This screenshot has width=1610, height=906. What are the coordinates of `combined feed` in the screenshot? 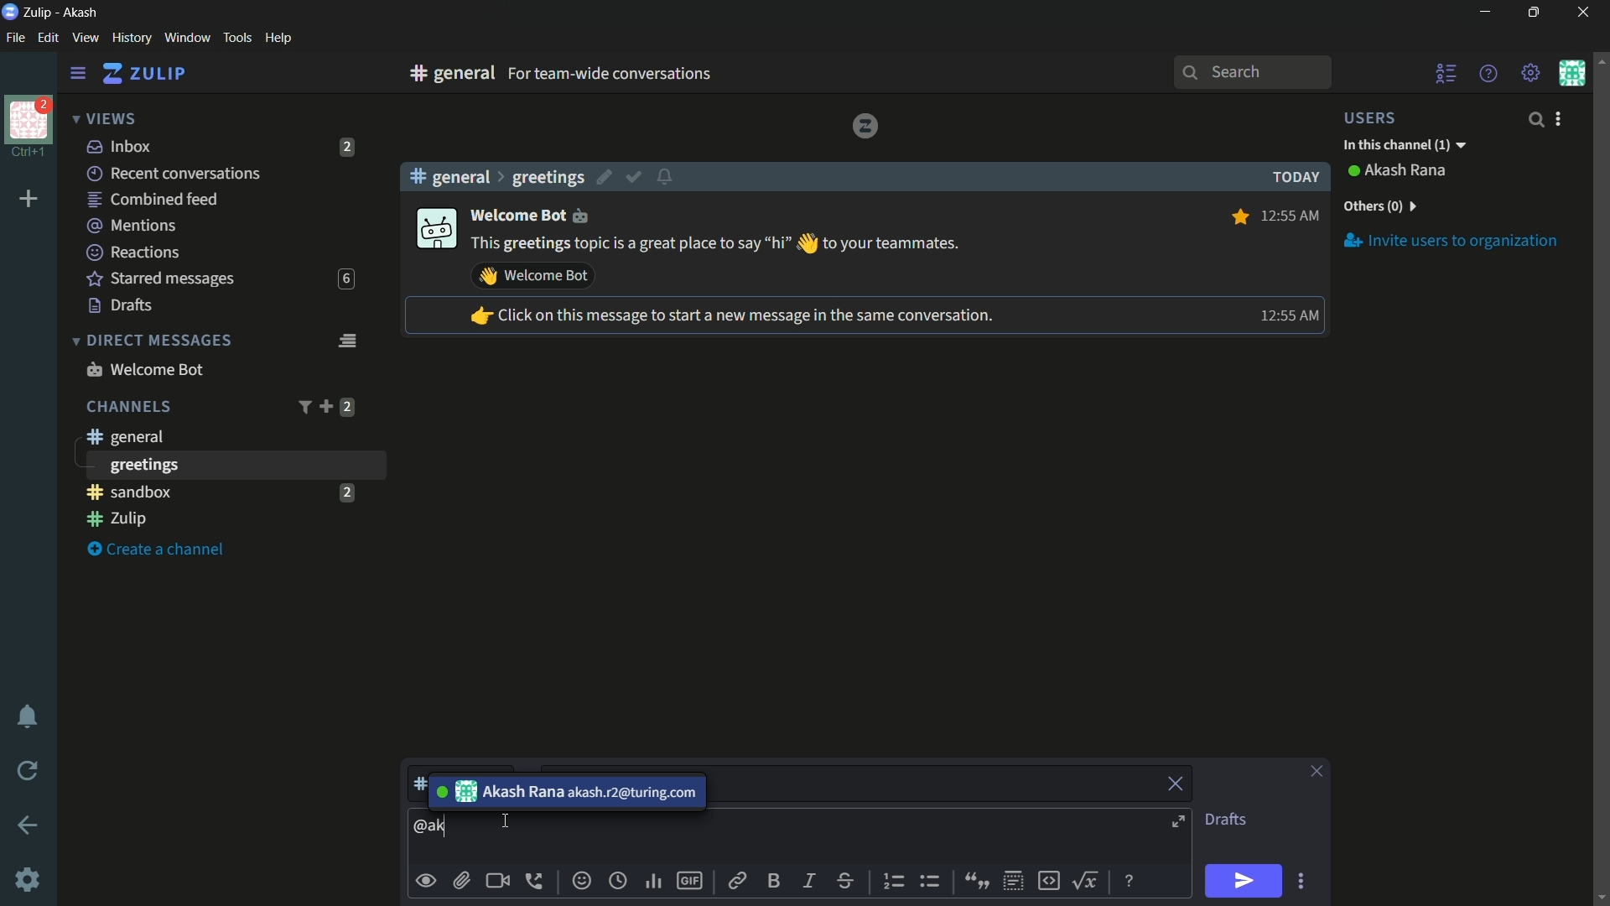 It's located at (152, 200).